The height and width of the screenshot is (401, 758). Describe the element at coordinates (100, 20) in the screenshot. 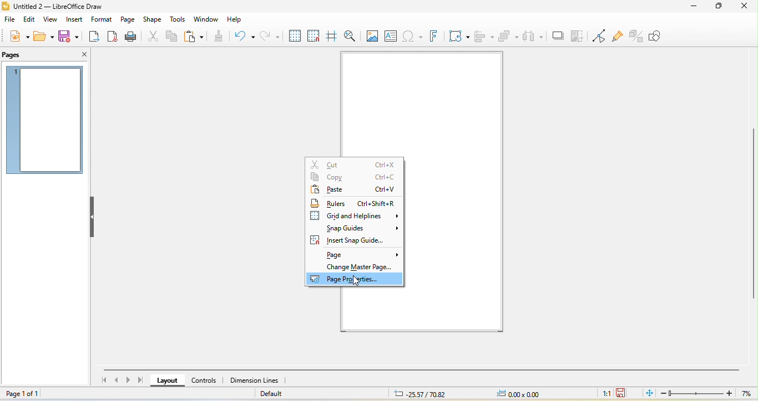

I see `format` at that location.